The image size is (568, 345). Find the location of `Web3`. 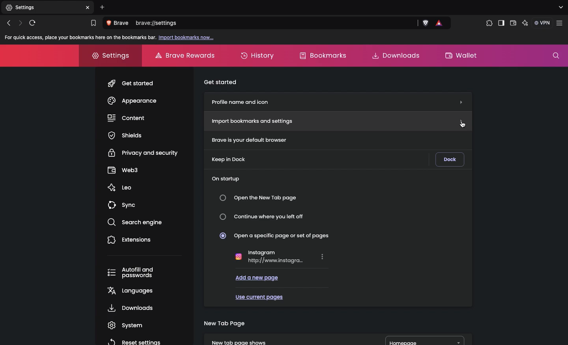

Web3 is located at coordinates (123, 169).